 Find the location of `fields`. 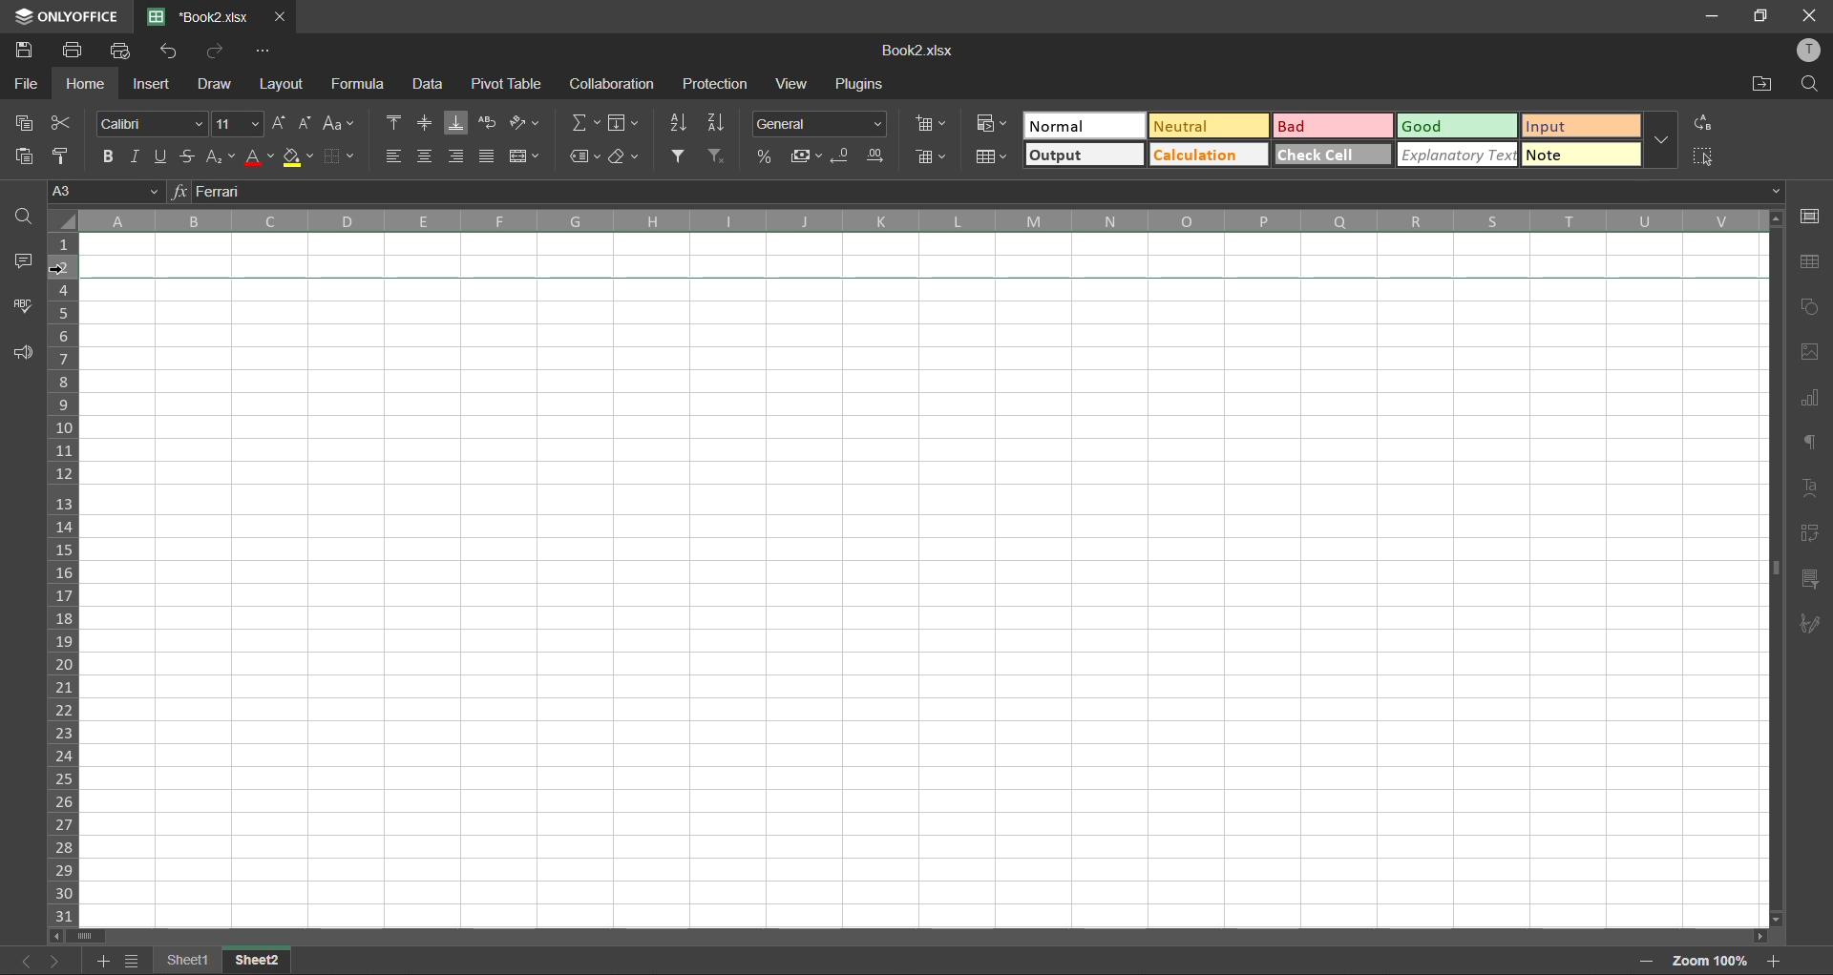

fields is located at coordinates (632, 126).